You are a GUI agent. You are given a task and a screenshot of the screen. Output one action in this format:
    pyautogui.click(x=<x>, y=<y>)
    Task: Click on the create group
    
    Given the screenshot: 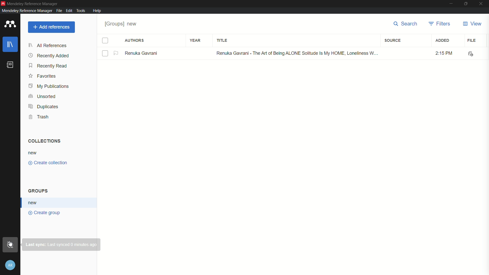 What is the action you would take?
    pyautogui.click(x=45, y=213)
    